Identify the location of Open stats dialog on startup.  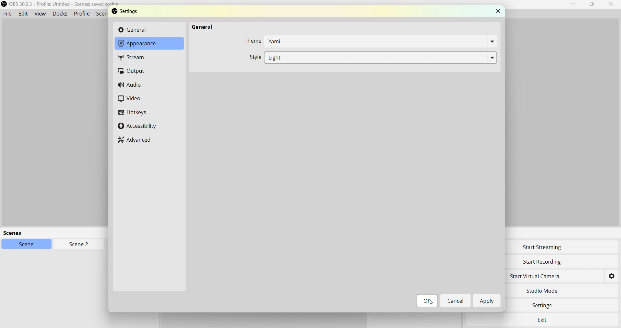
(367, 57).